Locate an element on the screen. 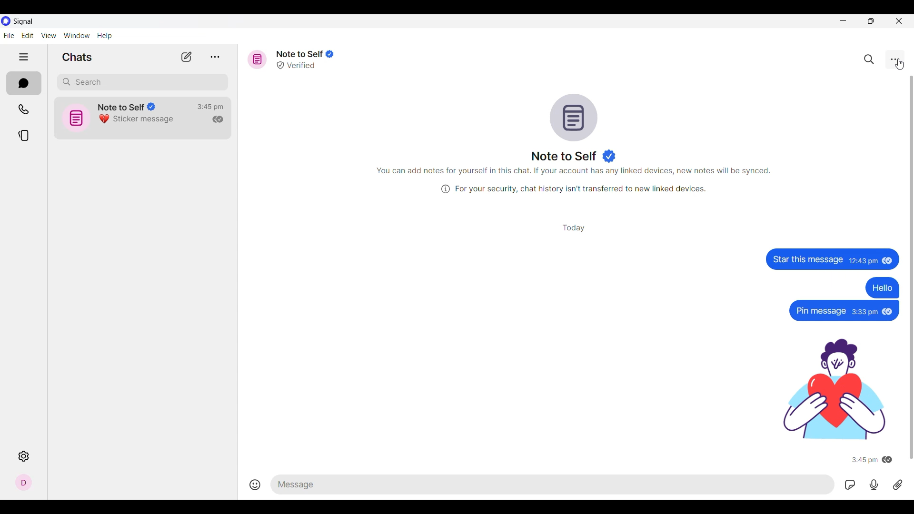  View menu is located at coordinates (49, 35).